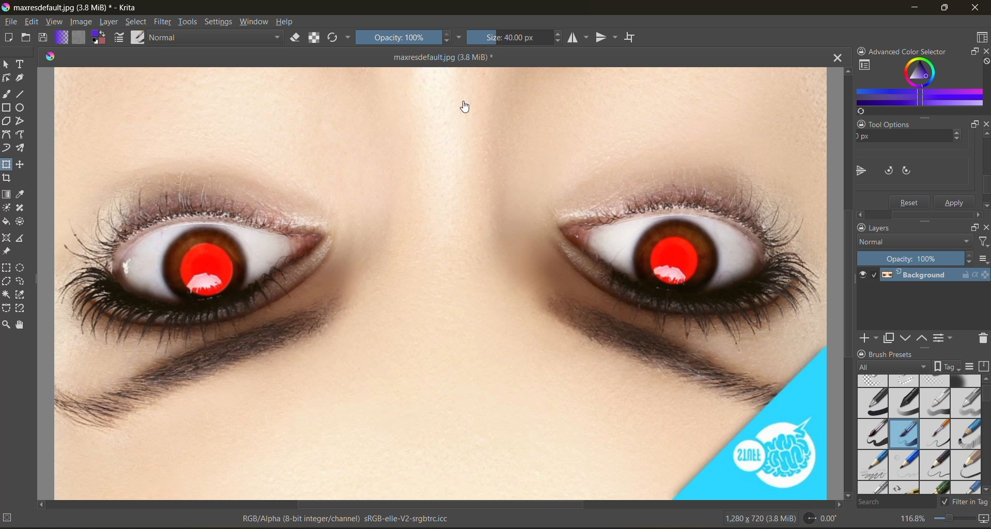 Image resolution: width=991 pixels, height=529 pixels. Describe the element at coordinates (7, 107) in the screenshot. I see `tool` at that location.